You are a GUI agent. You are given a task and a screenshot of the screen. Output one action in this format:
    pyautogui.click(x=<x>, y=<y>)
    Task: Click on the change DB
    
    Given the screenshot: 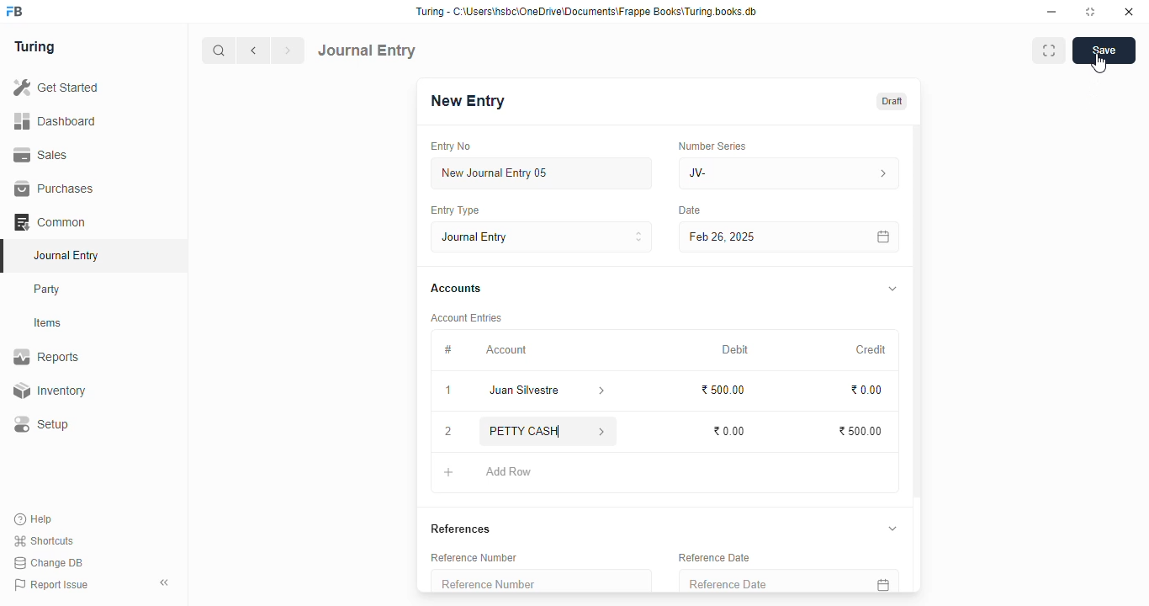 What is the action you would take?
    pyautogui.click(x=49, y=563)
    